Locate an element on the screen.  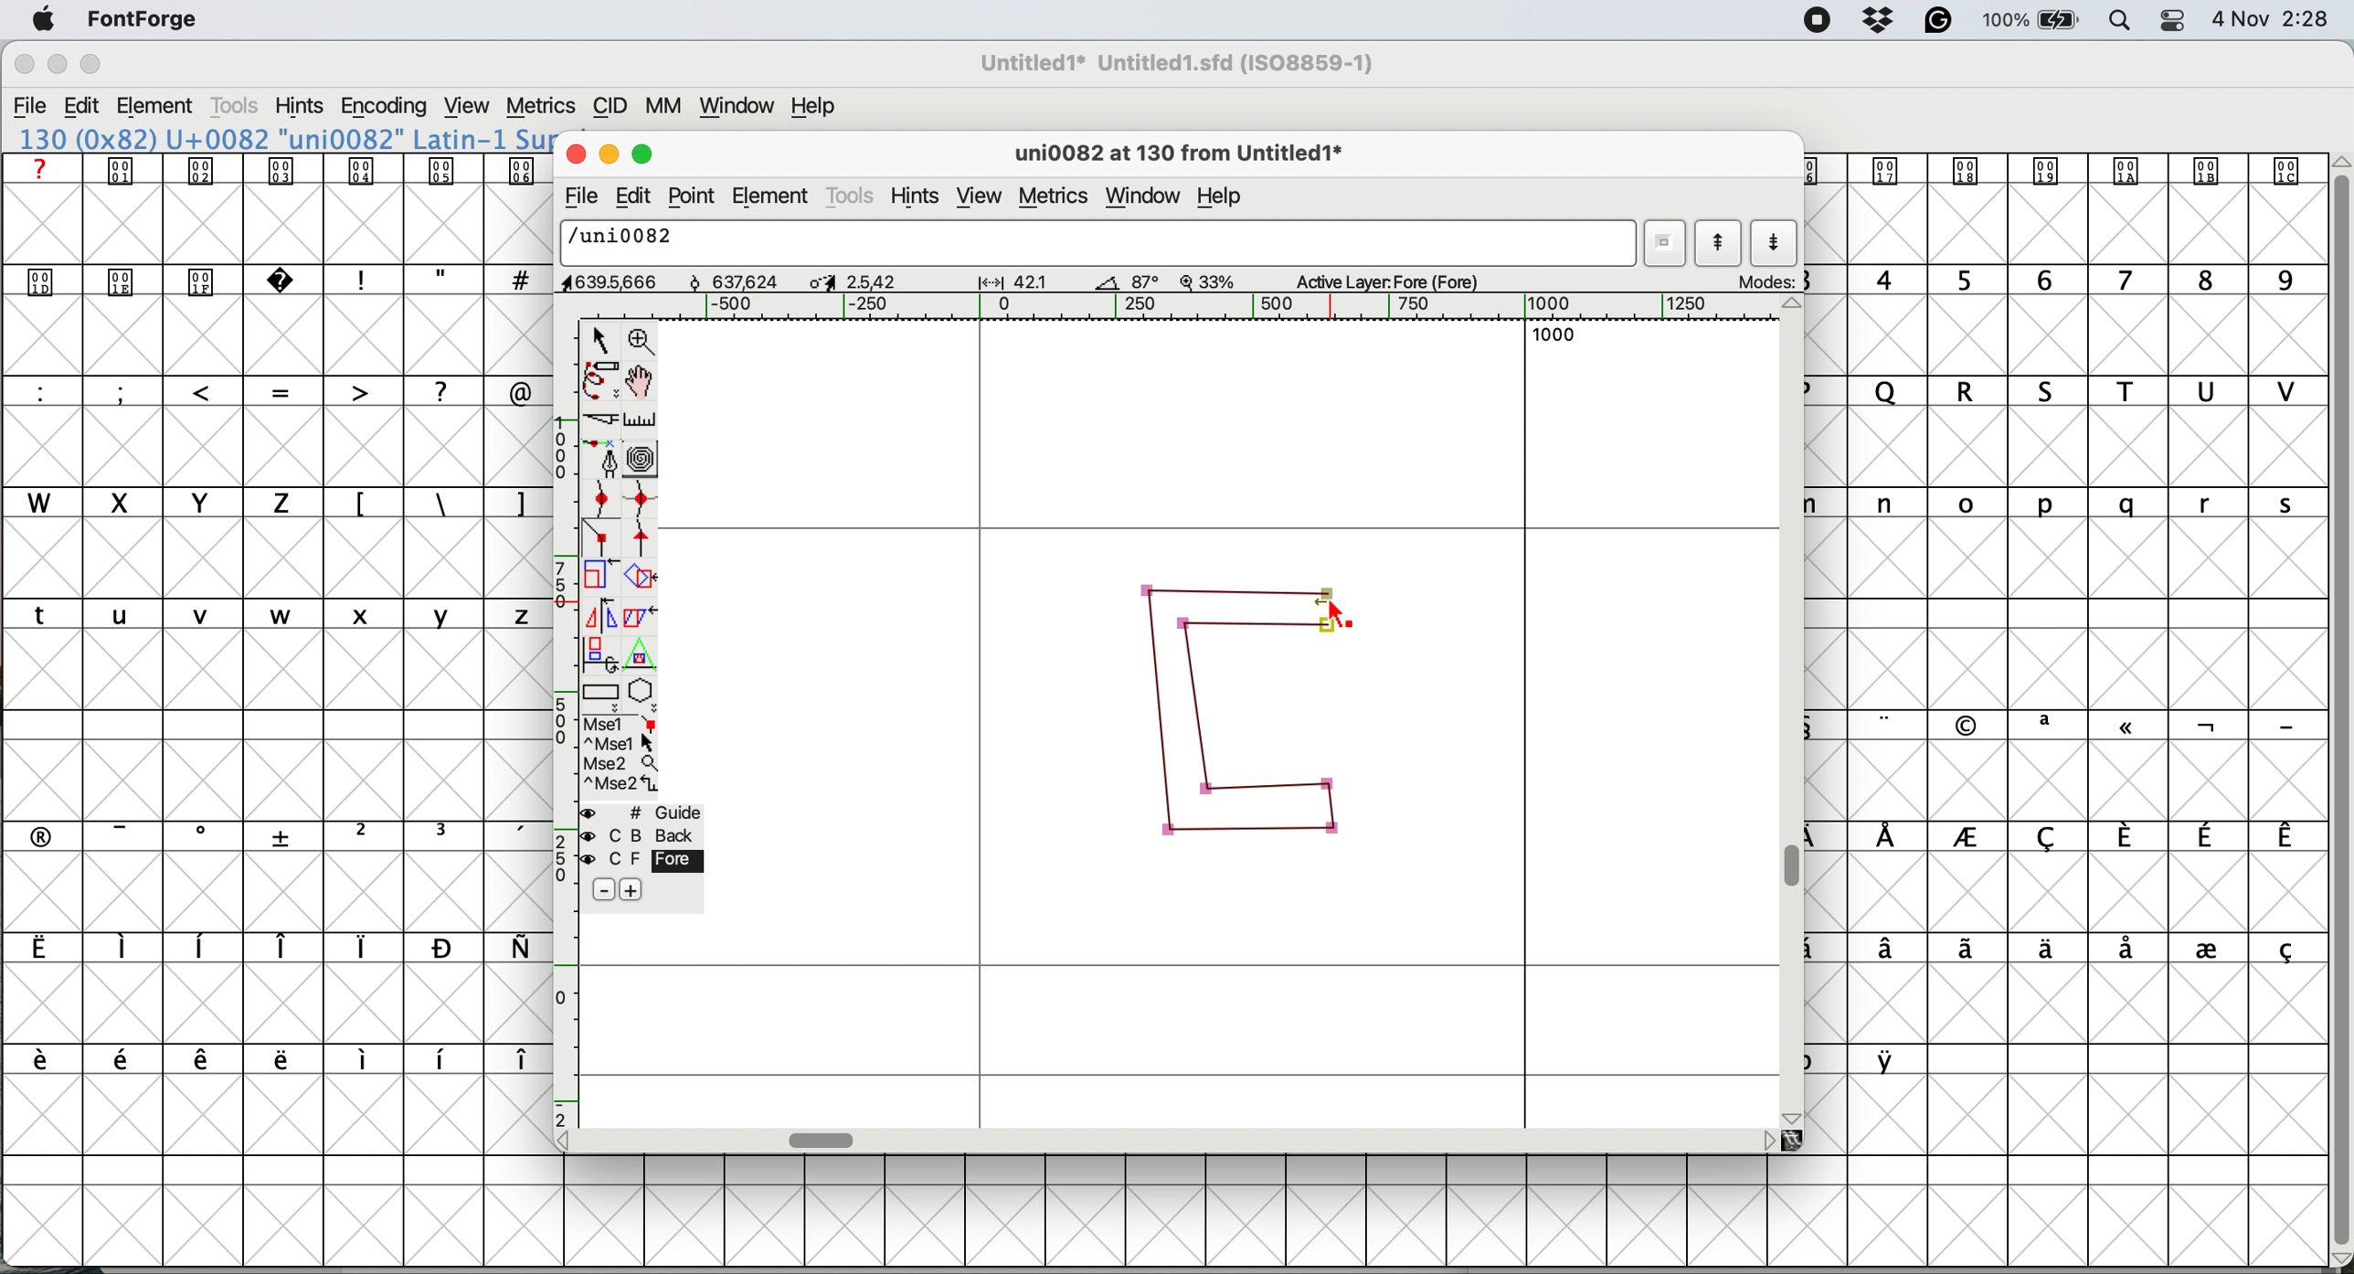
add a tangent point is located at coordinates (643, 538).